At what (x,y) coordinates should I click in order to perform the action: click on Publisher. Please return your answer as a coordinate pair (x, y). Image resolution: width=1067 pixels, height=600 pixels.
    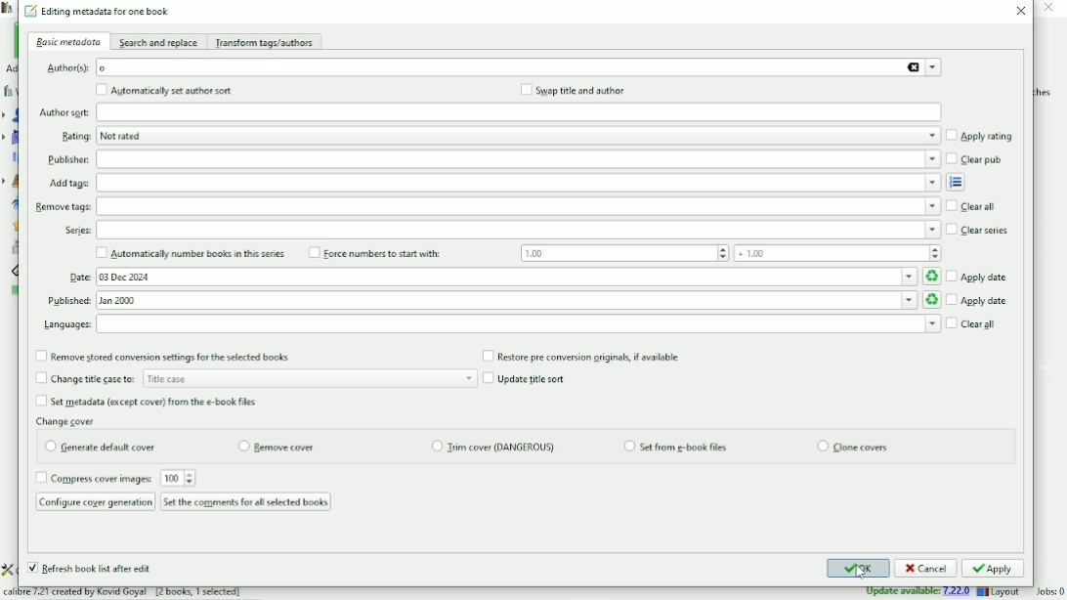
    Looking at the image, I should click on (66, 160).